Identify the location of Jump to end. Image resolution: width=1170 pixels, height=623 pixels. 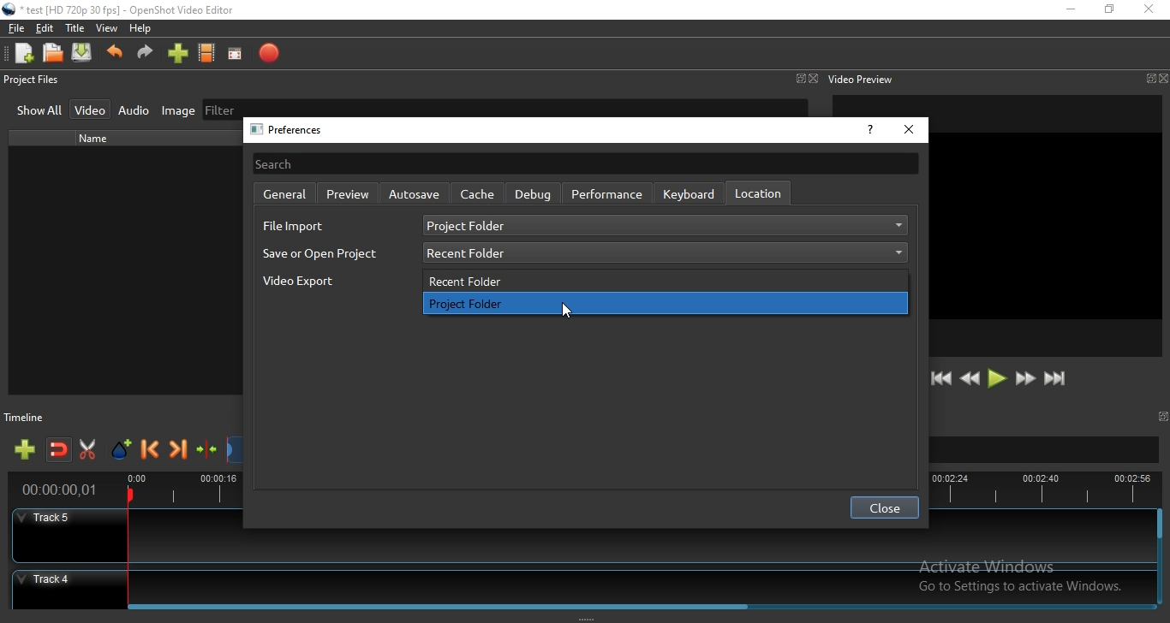
(1056, 379).